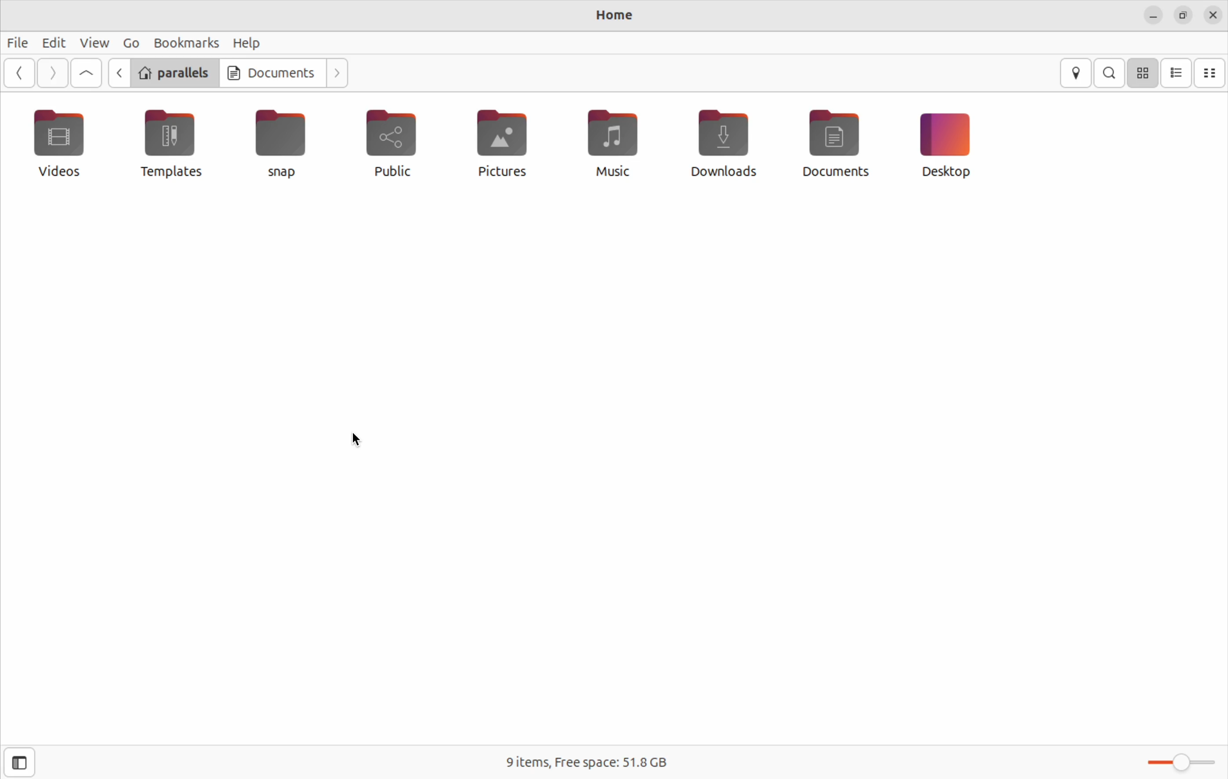 The image size is (1228, 779). Describe the element at coordinates (1078, 74) in the screenshot. I see `location` at that location.